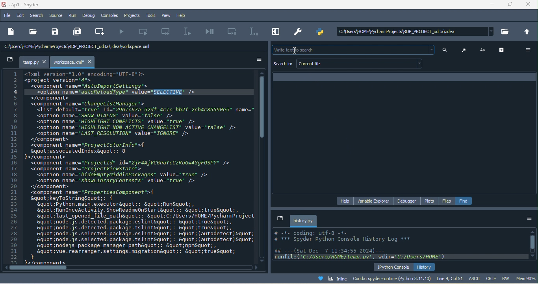 This screenshot has width=538, height=284. Describe the element at coordinates (393, 267) in the screenshot. I see `ipython console` at that location.